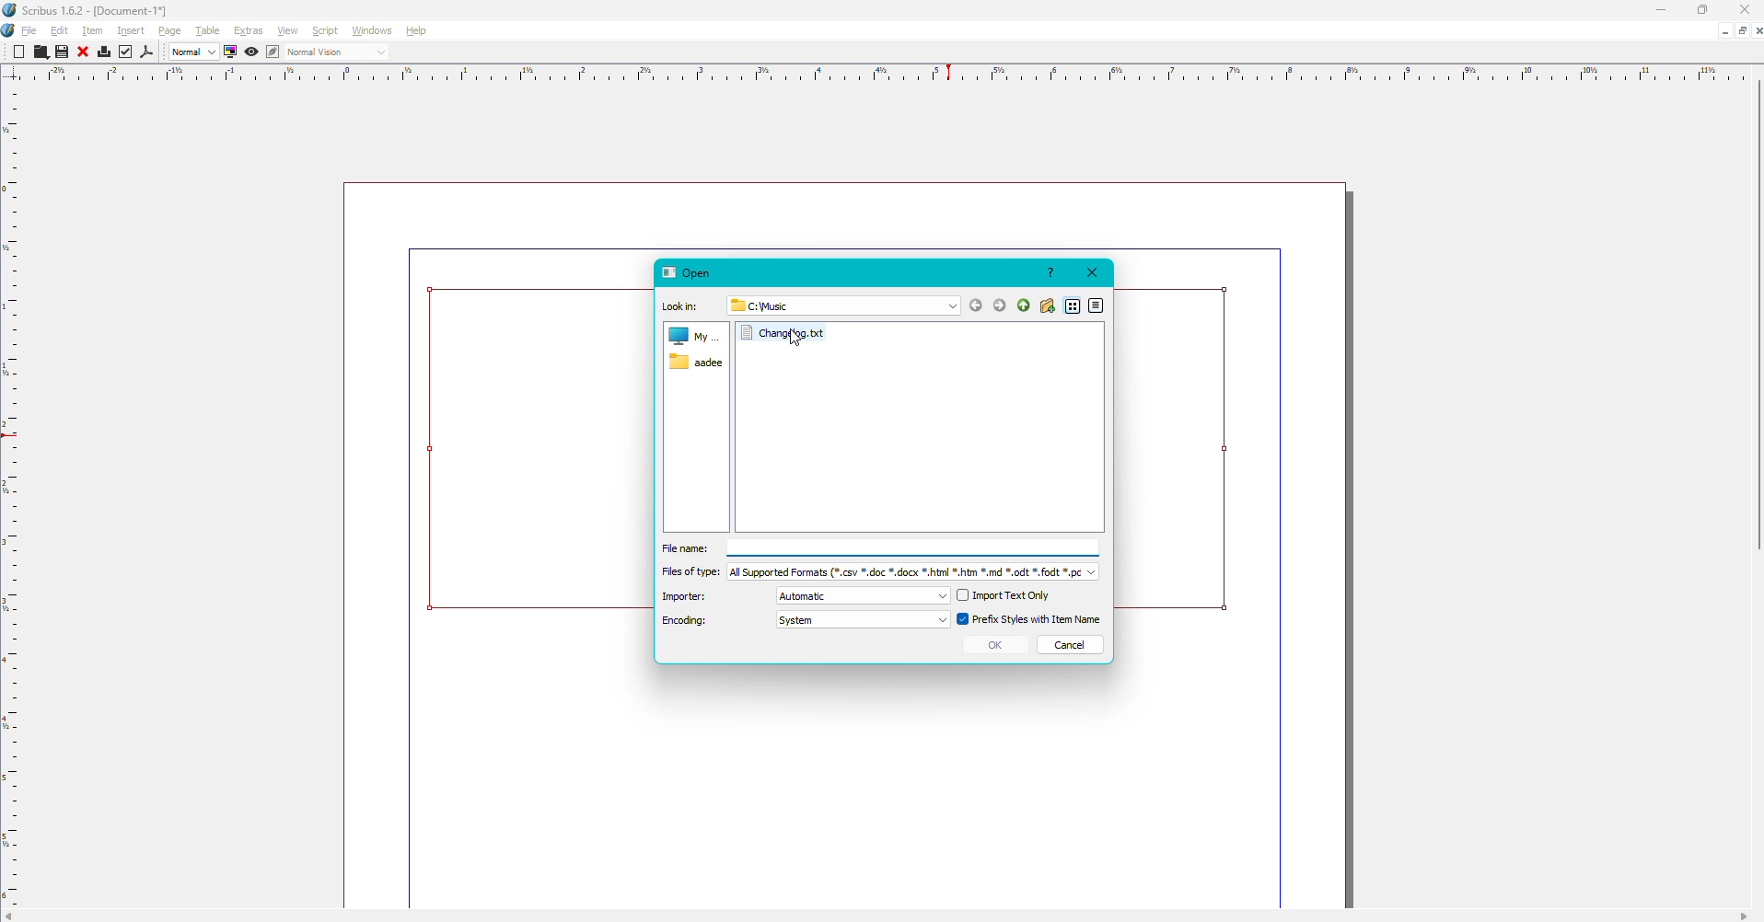  I want to click on File, so click(29, 30).